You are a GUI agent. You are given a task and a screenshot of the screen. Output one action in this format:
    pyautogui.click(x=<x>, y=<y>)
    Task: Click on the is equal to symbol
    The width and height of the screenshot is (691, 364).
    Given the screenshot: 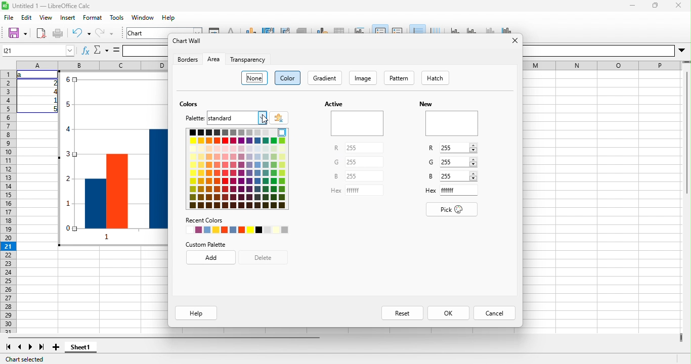 What is the action you would take?
    pyautogui.click(x=116, y=50)
    